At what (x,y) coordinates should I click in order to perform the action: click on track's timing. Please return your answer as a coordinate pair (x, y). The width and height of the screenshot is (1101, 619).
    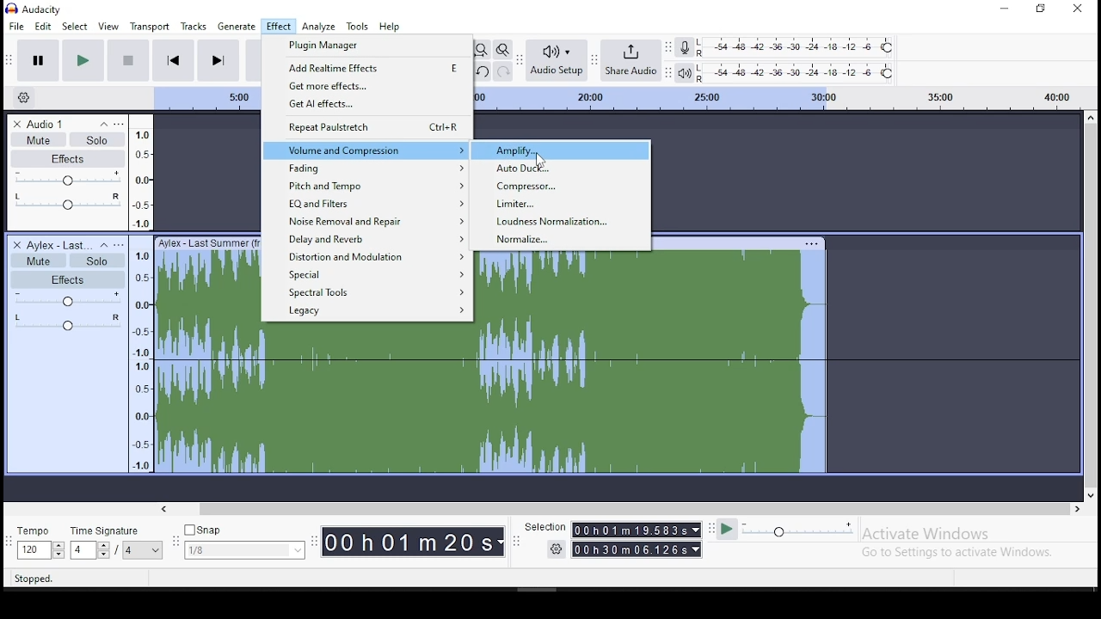
    Looking at the image, I should click on (774, 97).